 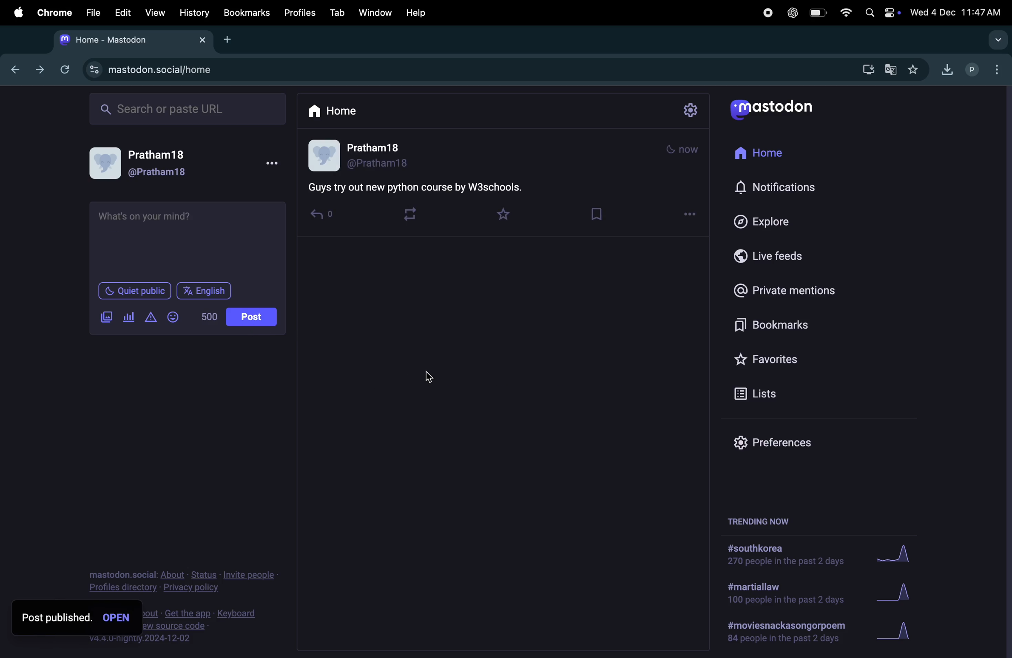 What do you see at coordinates (771, 444) in the screenshot?
I see `preferences` at bounding box center [771, 444].